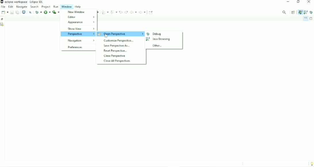 The width and height of the screenshot is (314, 167). I want to click on Back, so click(133, 12).